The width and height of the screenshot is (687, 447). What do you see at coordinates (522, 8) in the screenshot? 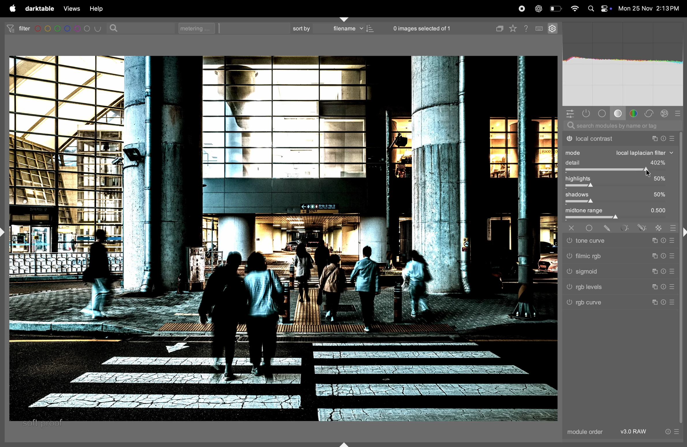
I see `record` at bounding box center [522, 8].